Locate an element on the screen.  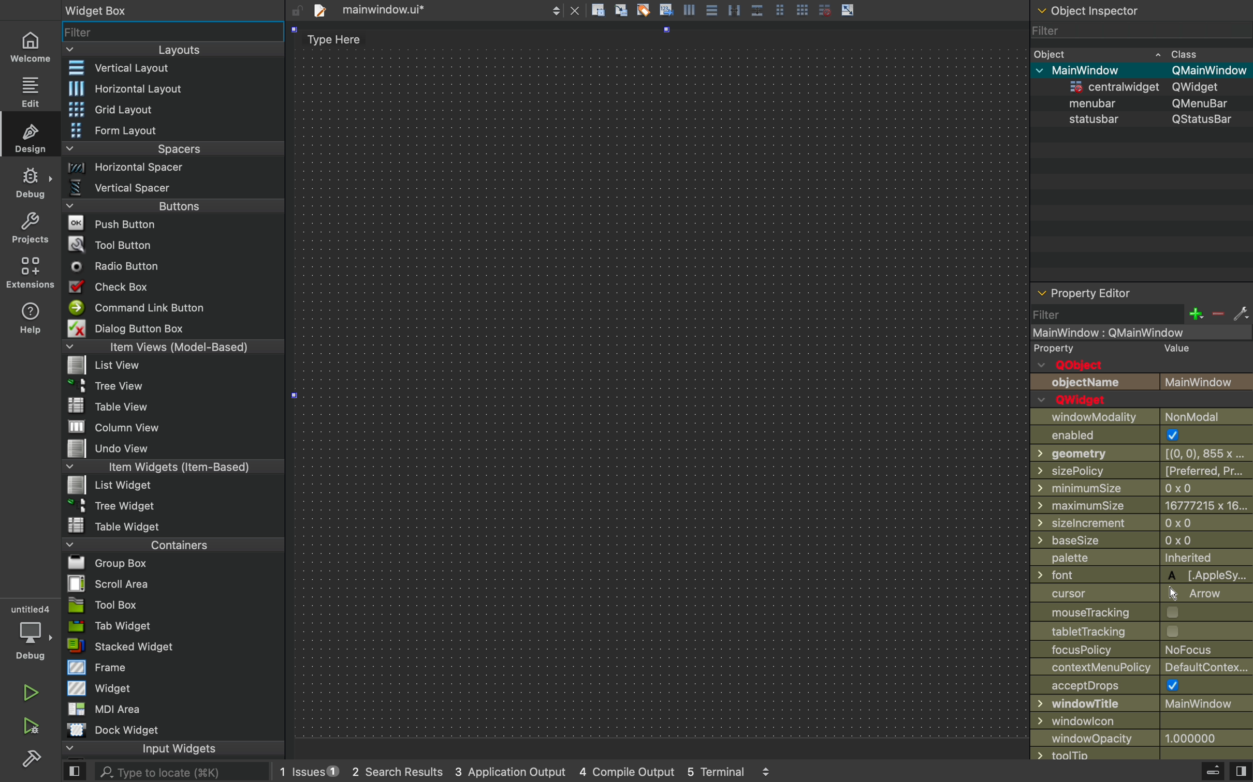
dock widget is located at coordinates (168, 729).